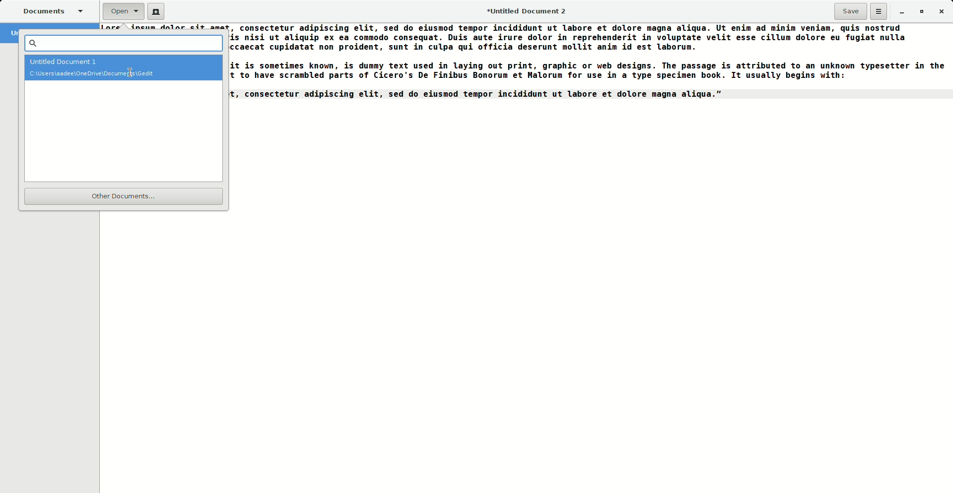 The height and width of the screenshot is (493, 953). Describe the element at coordinates (531, 12) in the screenshot. I see `Untitled Document 2` at that location.